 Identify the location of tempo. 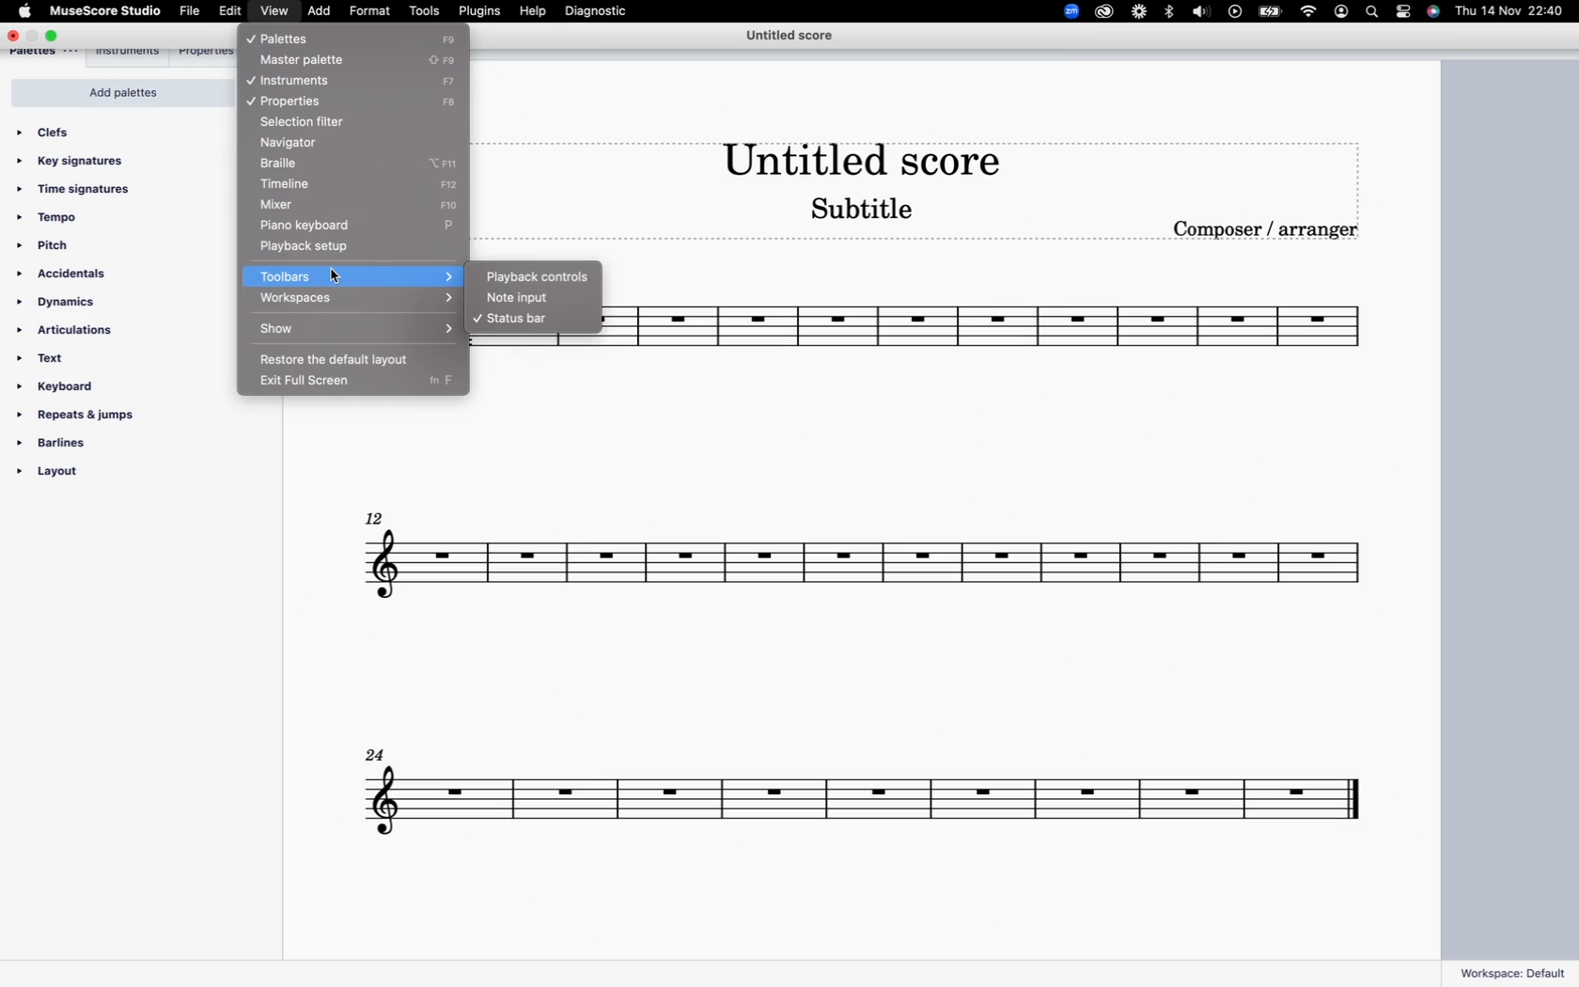
(55, 218).